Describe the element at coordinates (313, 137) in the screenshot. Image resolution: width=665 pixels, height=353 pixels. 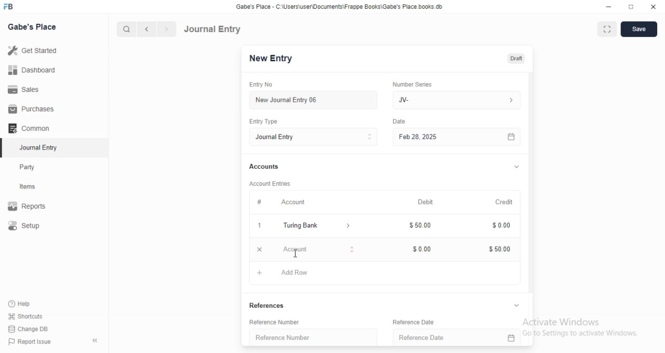
I see `Entry Type` at that location.